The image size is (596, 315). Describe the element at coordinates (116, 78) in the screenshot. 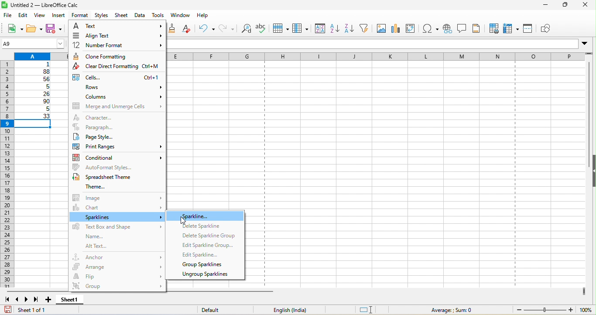

I see `cells Ctrl+1` at that location.